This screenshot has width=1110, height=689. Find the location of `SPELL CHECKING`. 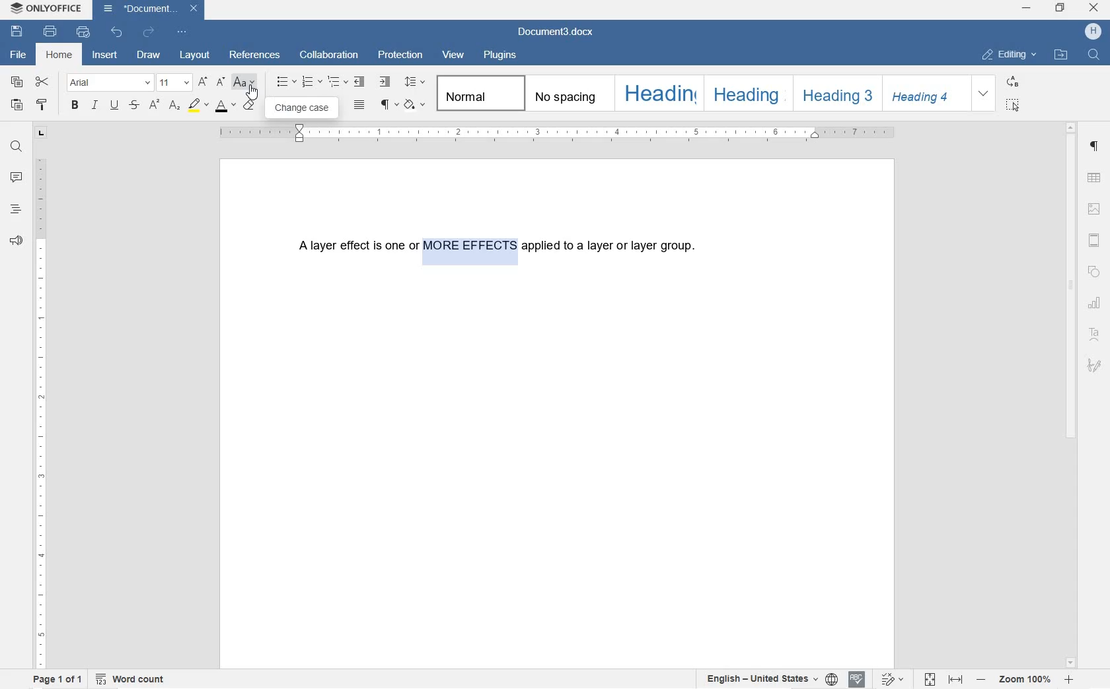

SPELL CHECKING is located at coordinates (858, 678).